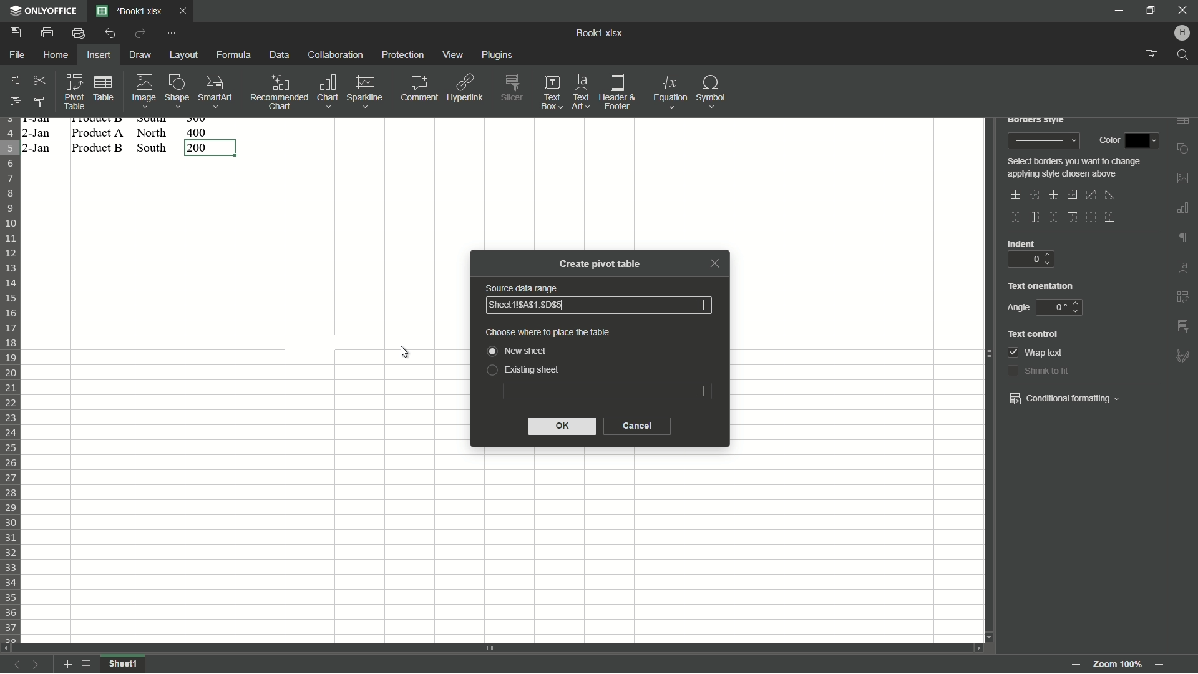 The height and width of the screenshot is (674, 1198). What do you see at coordinates (973, 648) in the screenshot?
I see `scroll right` at bounding box center [973, 648].